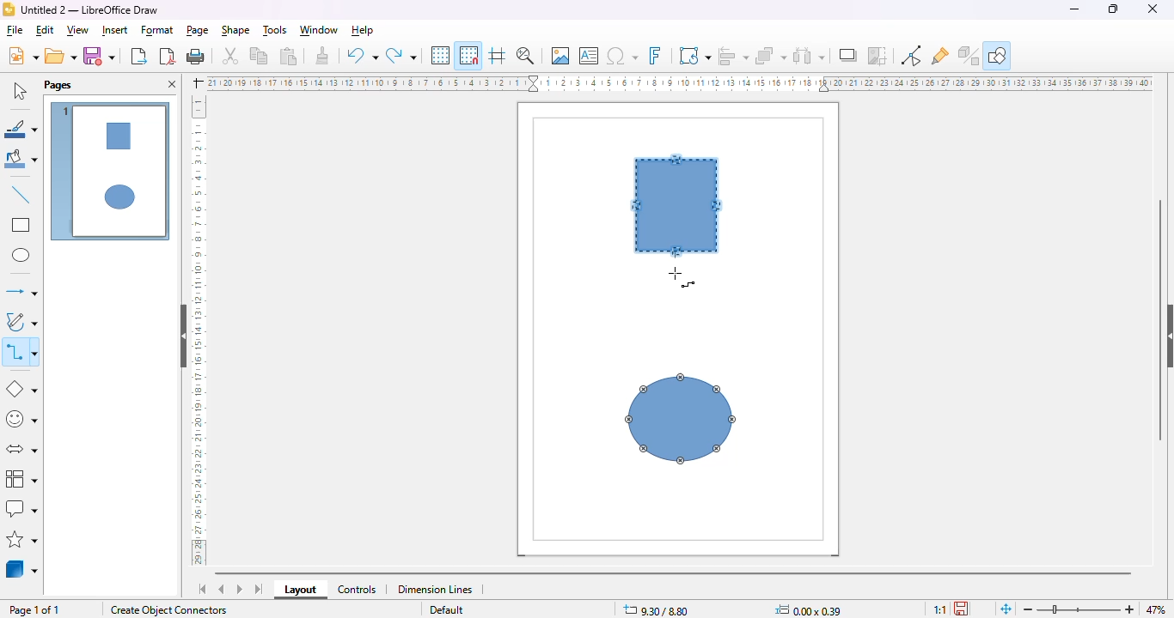 This screenshot has height=618, width=1174. I want to click on insert fontwork text, so click(655, 55).